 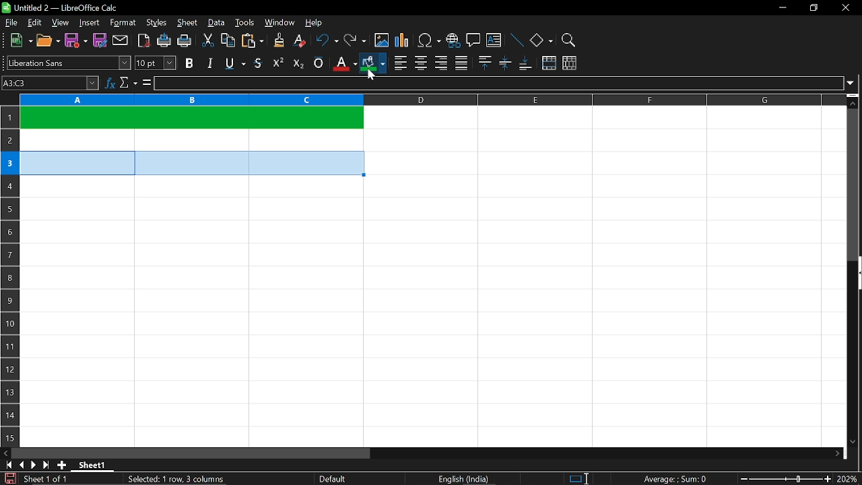 I want to click on print directly, so click(x=163, y=41).